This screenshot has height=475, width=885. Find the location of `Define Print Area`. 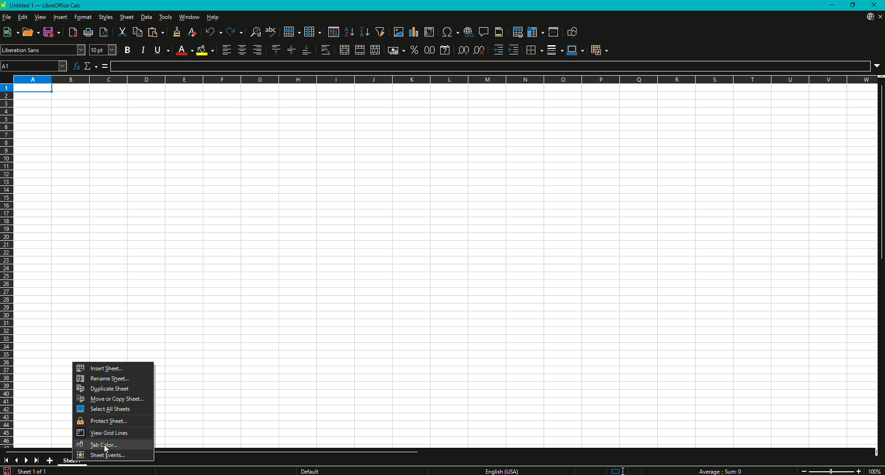

Define Print Area is located at coordinates (518, 32).